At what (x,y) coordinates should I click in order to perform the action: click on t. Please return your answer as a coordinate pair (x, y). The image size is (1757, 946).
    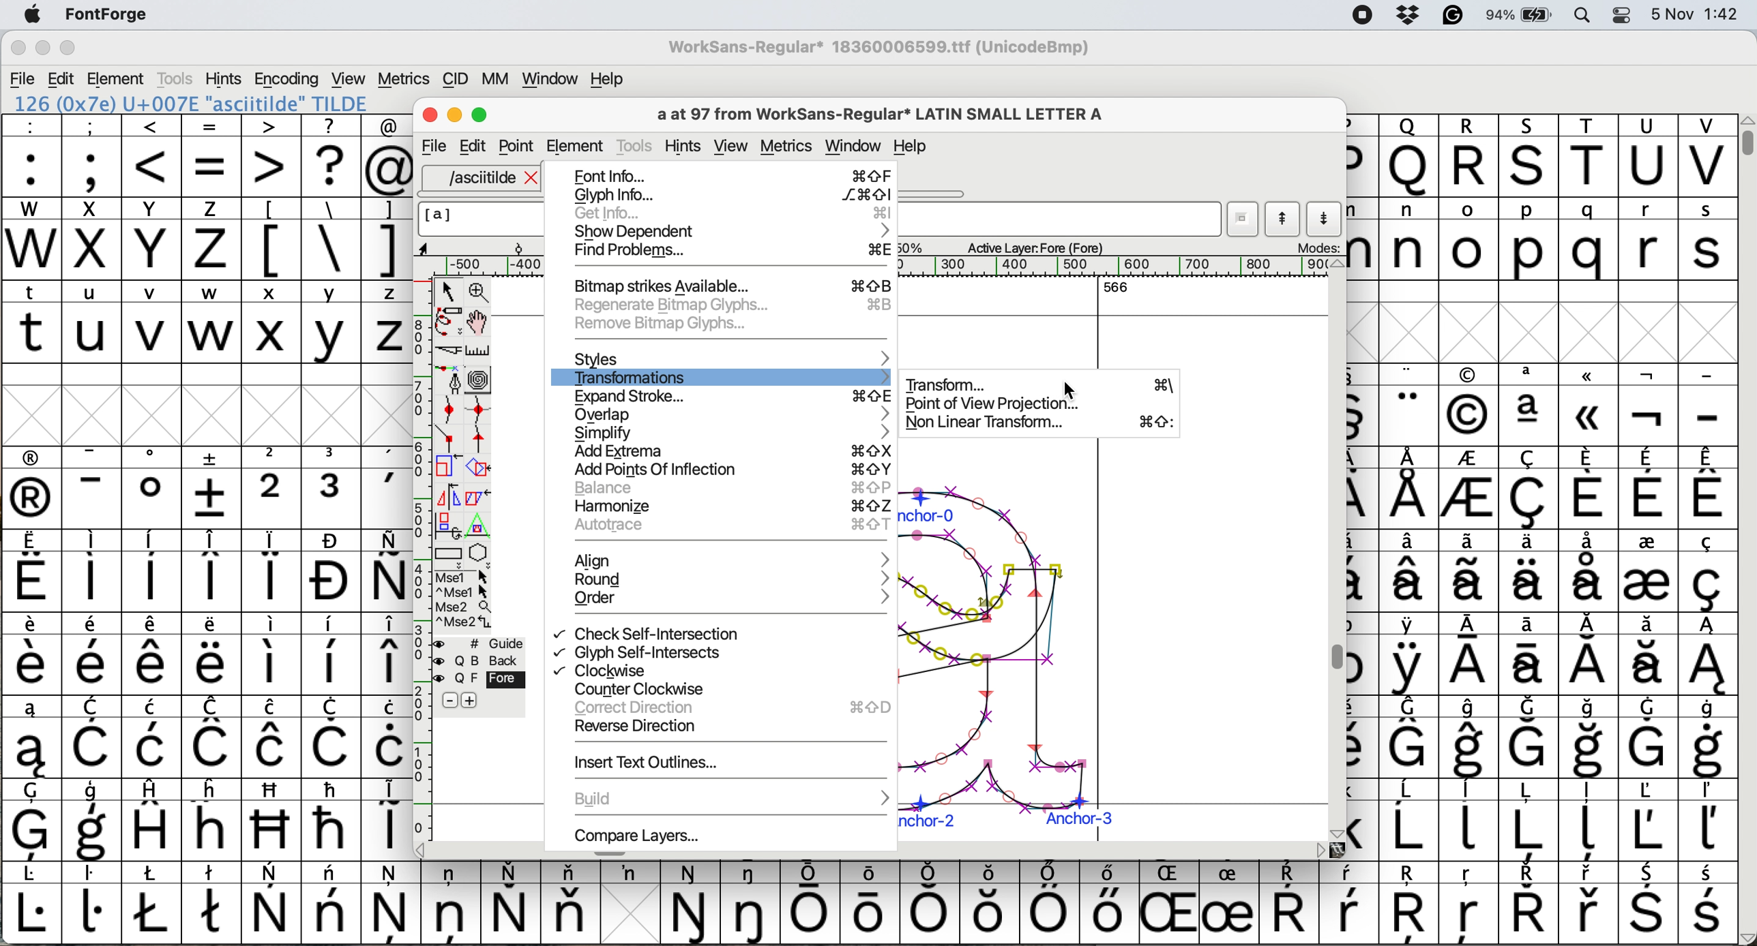
    Looking at the image, I should click on (31, 320).